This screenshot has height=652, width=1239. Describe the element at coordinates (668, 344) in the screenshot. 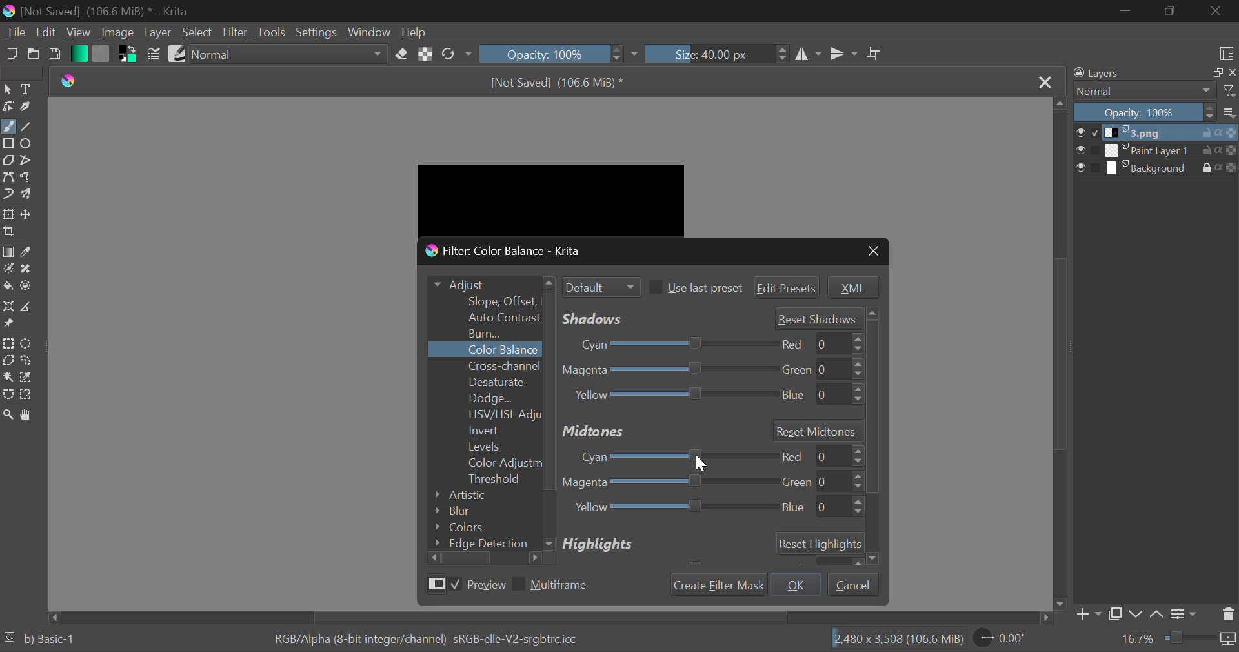

I see `Cyan-Red Slider` at that location.